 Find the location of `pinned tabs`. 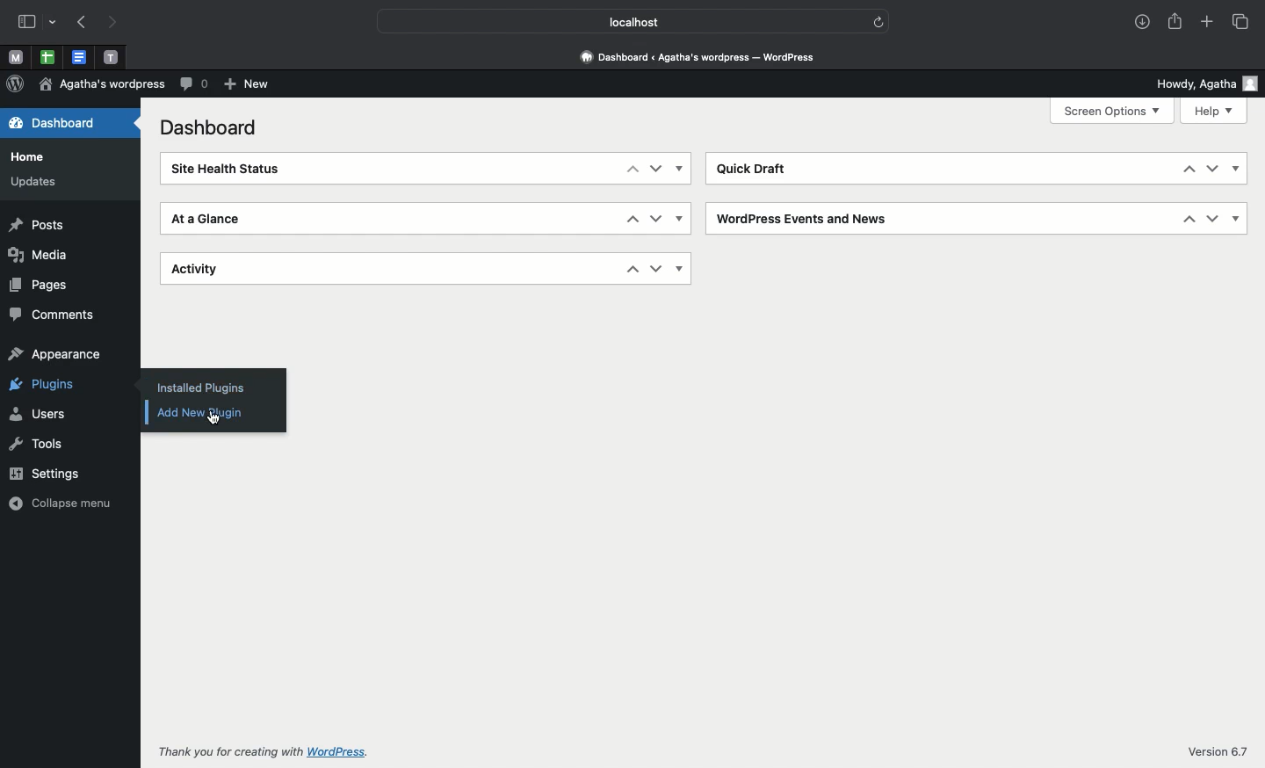

pinned tabs is located at coordinates (48, 57).